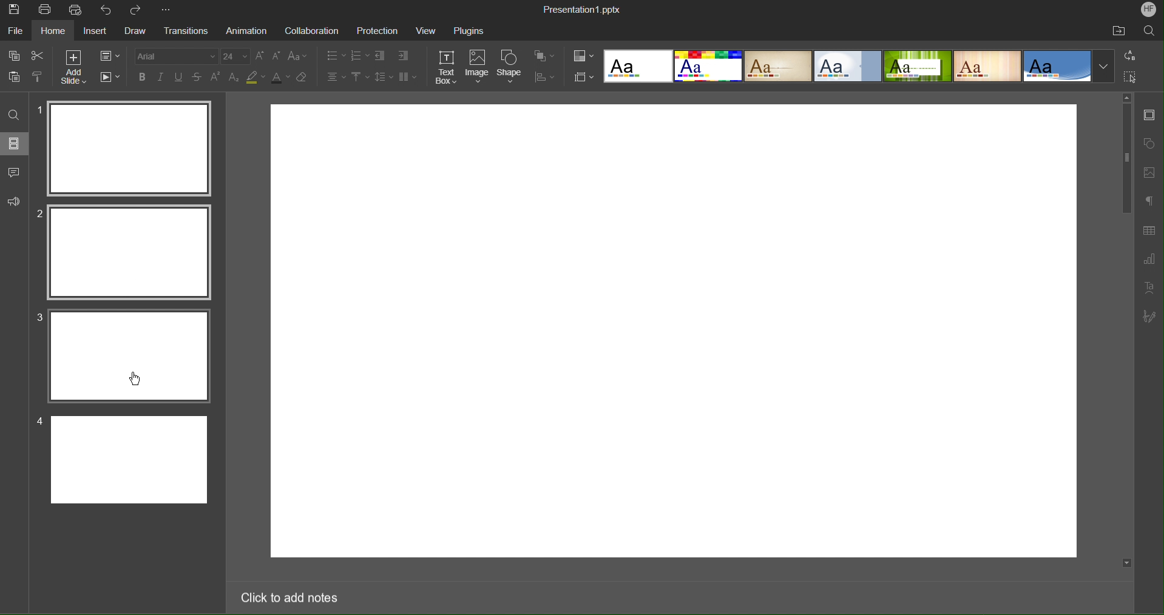 Image resolution: width=1164 pixels, height=615 pixels. Describe the element at coordinates (1148, 202) in the screenshot. I see `Paragraph Settings` at that location.